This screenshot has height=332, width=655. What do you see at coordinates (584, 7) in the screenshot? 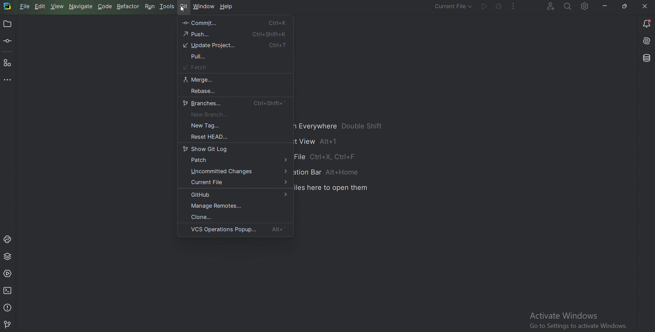
I see `Setting` at bounding box center [584, 7].